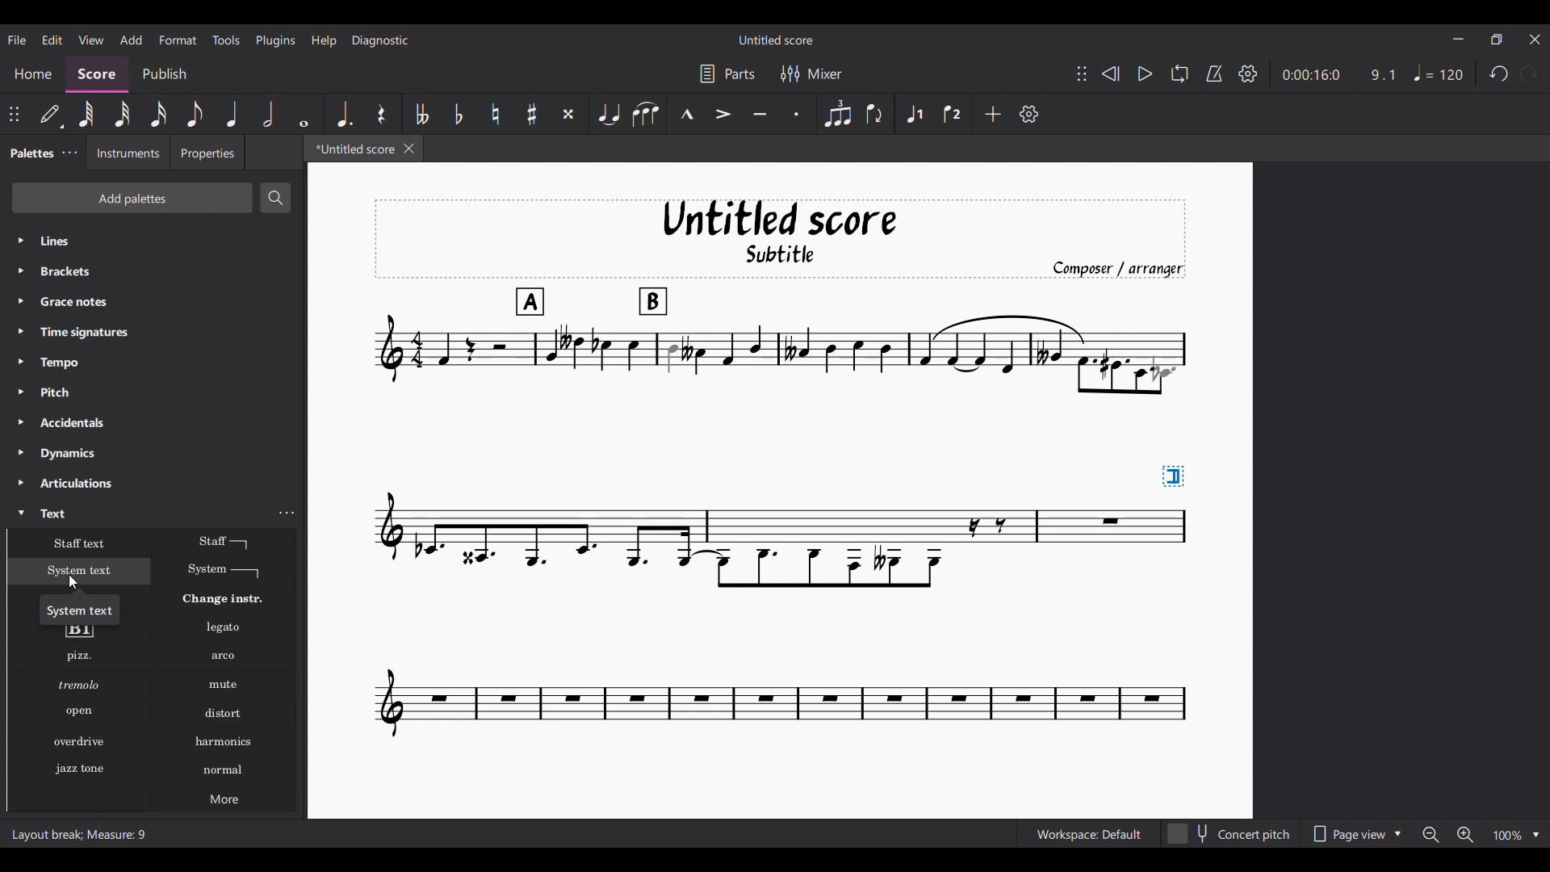 Image resolution: width=1550 pixels, height=872 pixels. Describe the element at coordinates (274, 198) in the screenshot. I see `Search` at that location.